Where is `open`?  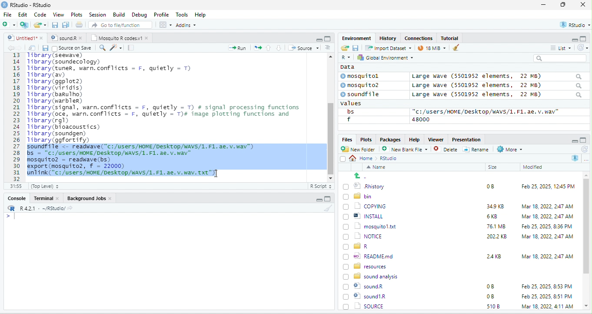
open is located at coordinates (80, 26).